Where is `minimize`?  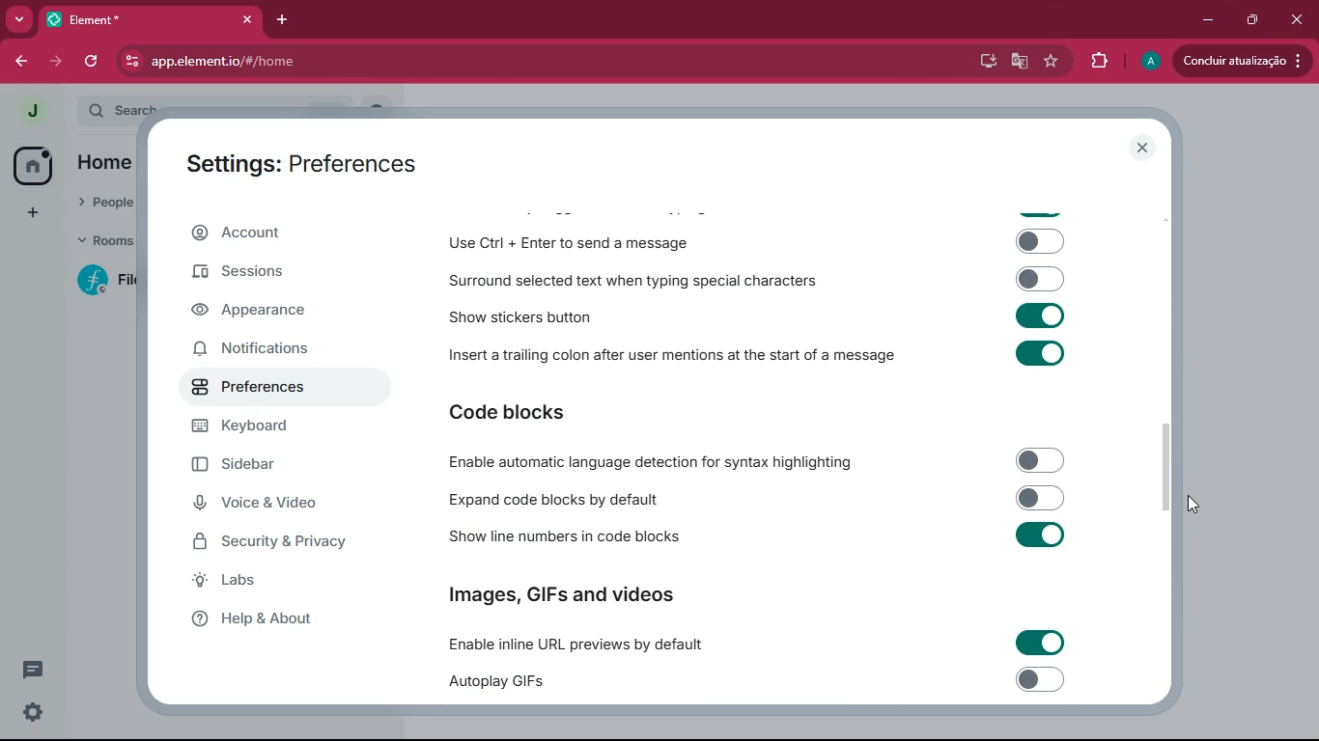 minimize is located at coordinates (1210, 21).